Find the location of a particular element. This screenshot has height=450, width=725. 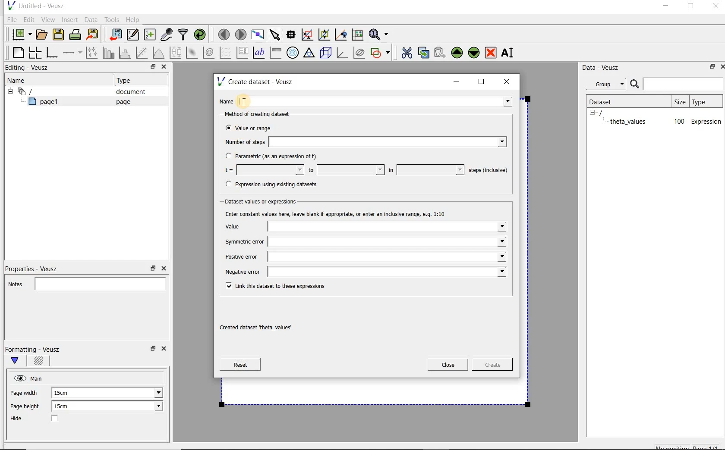

import data into Veusz is located at coordinates (115, 35).